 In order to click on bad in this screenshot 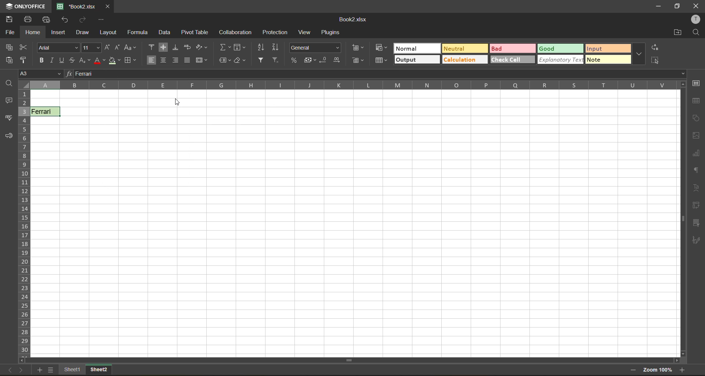, I will do `click(511, 48)`.